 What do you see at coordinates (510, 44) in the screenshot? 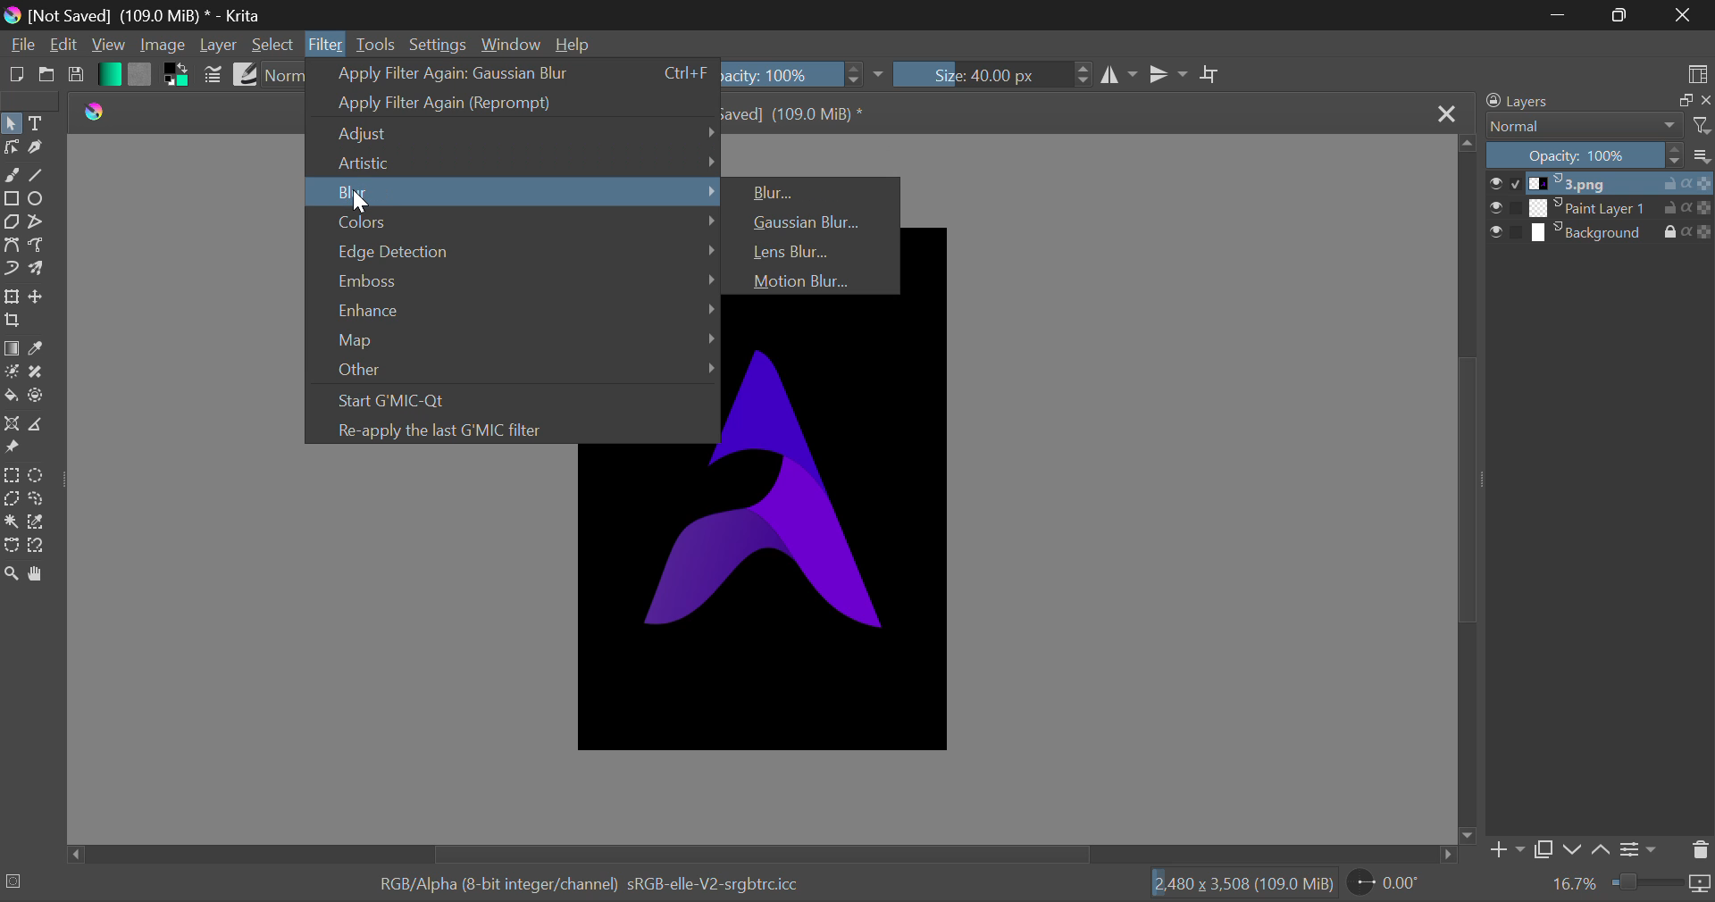
I see `Window` at bounding box center [510, 44].